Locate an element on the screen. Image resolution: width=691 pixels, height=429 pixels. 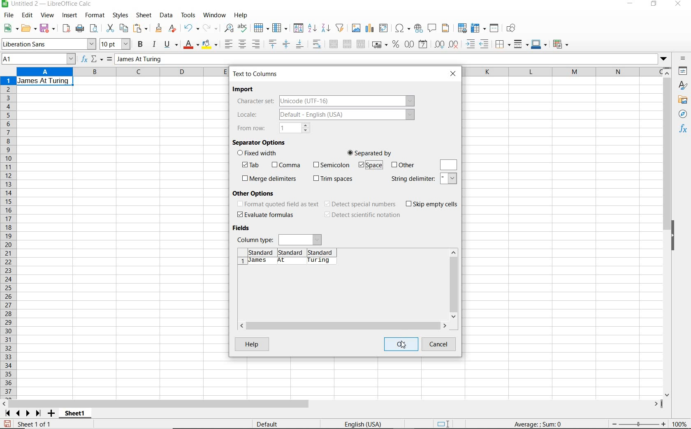
scroll sheets is located at coordinates (21, 413).